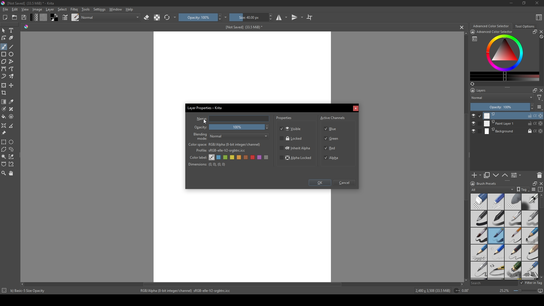 This screenshot has height=306, width=544. What do you see at coordinates (499, 107) in the screenshot?
I see `Opacity: 100%` at bounding box center [499, 107].